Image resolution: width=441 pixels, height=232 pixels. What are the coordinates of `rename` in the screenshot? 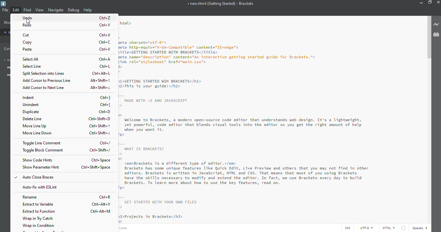 It's located at (31, 198).